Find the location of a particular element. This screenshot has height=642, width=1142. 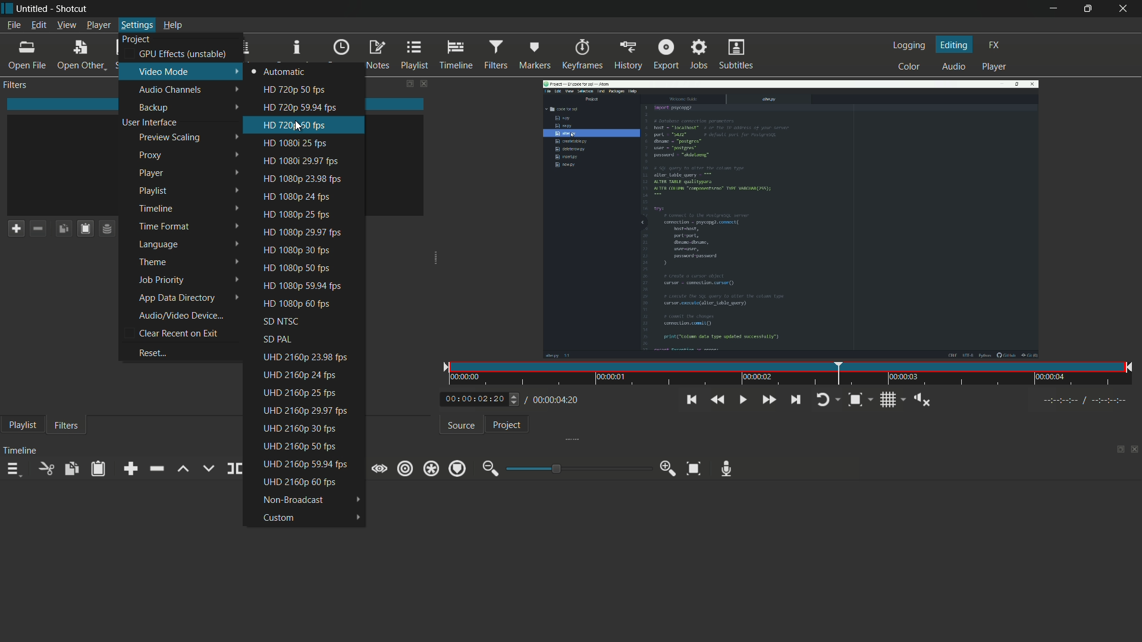

timeline is located at coordinates (190, 210).